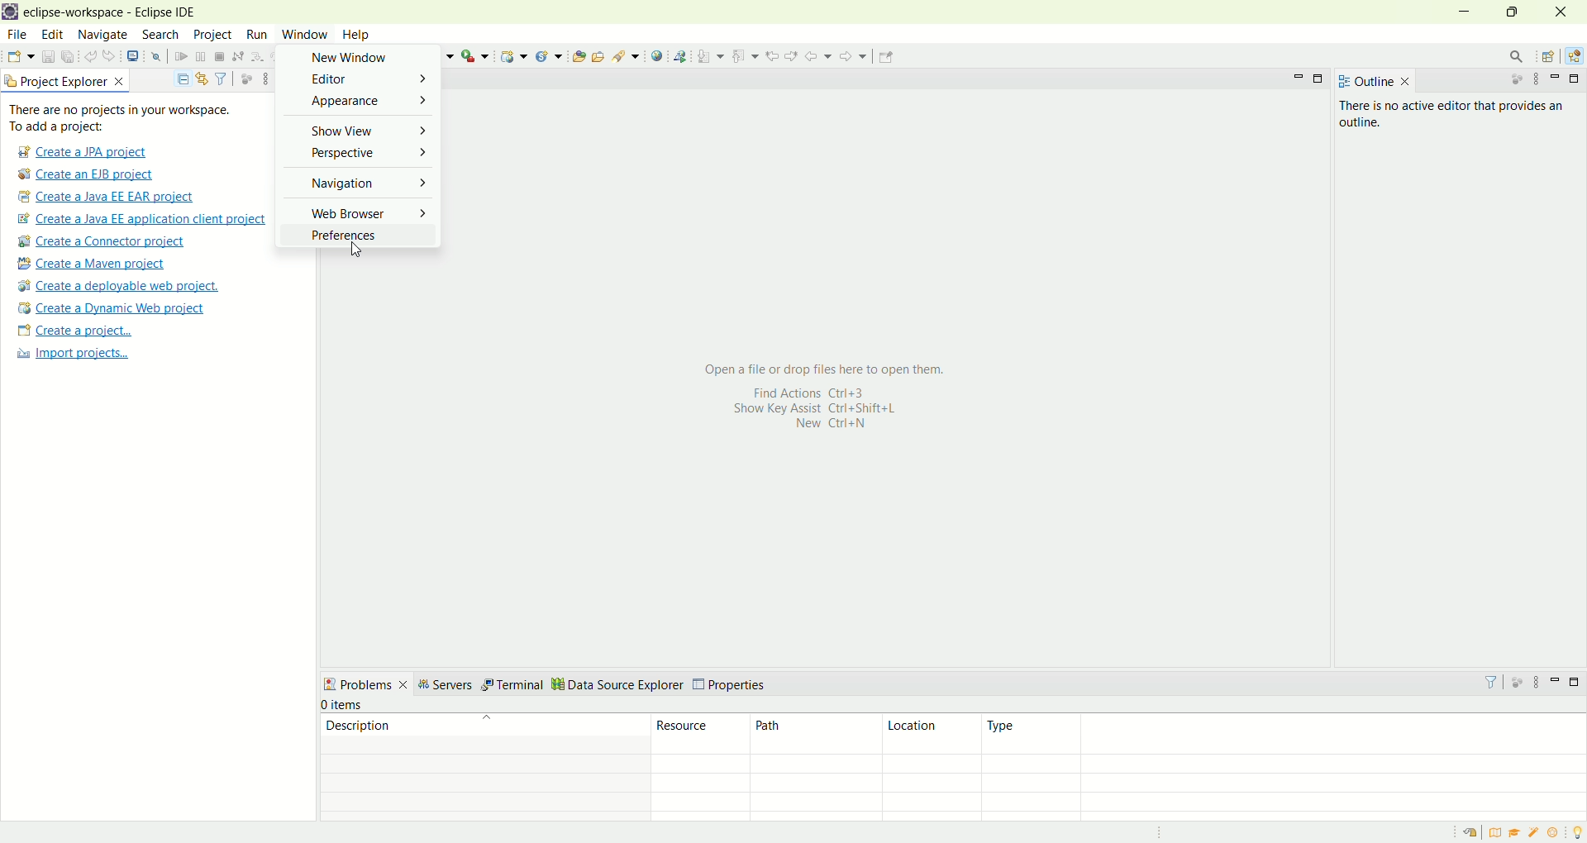 This screenshot has width=1587, height=843. Describe the element at coordinates (108, 13) in the screenshot. I see `eclipse-workspace-Eclipse IDE` at that location.